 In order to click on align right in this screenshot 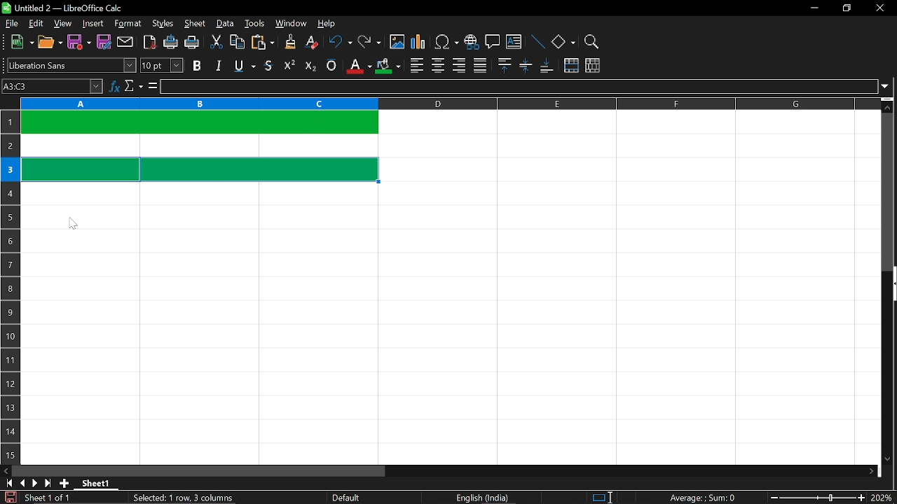, I will do `click(458, 66)`.